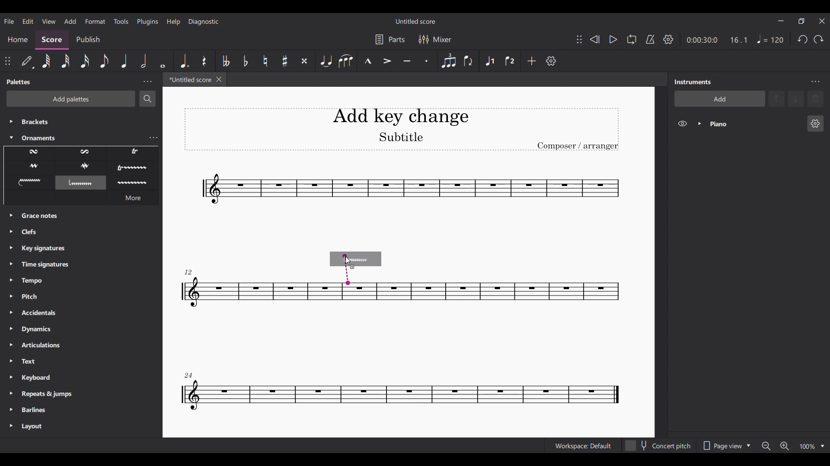  I want to click on Zoom out, so click(766, 446).